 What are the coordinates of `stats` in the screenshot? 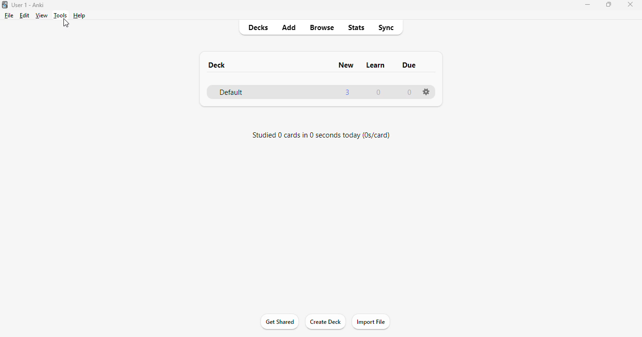 It's located at (357, 28).